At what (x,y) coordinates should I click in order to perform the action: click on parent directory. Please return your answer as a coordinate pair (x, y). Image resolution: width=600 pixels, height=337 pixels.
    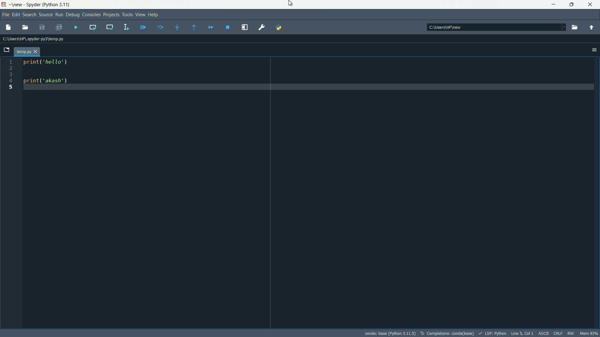
    Looking at the image, I should click on (591, 28).